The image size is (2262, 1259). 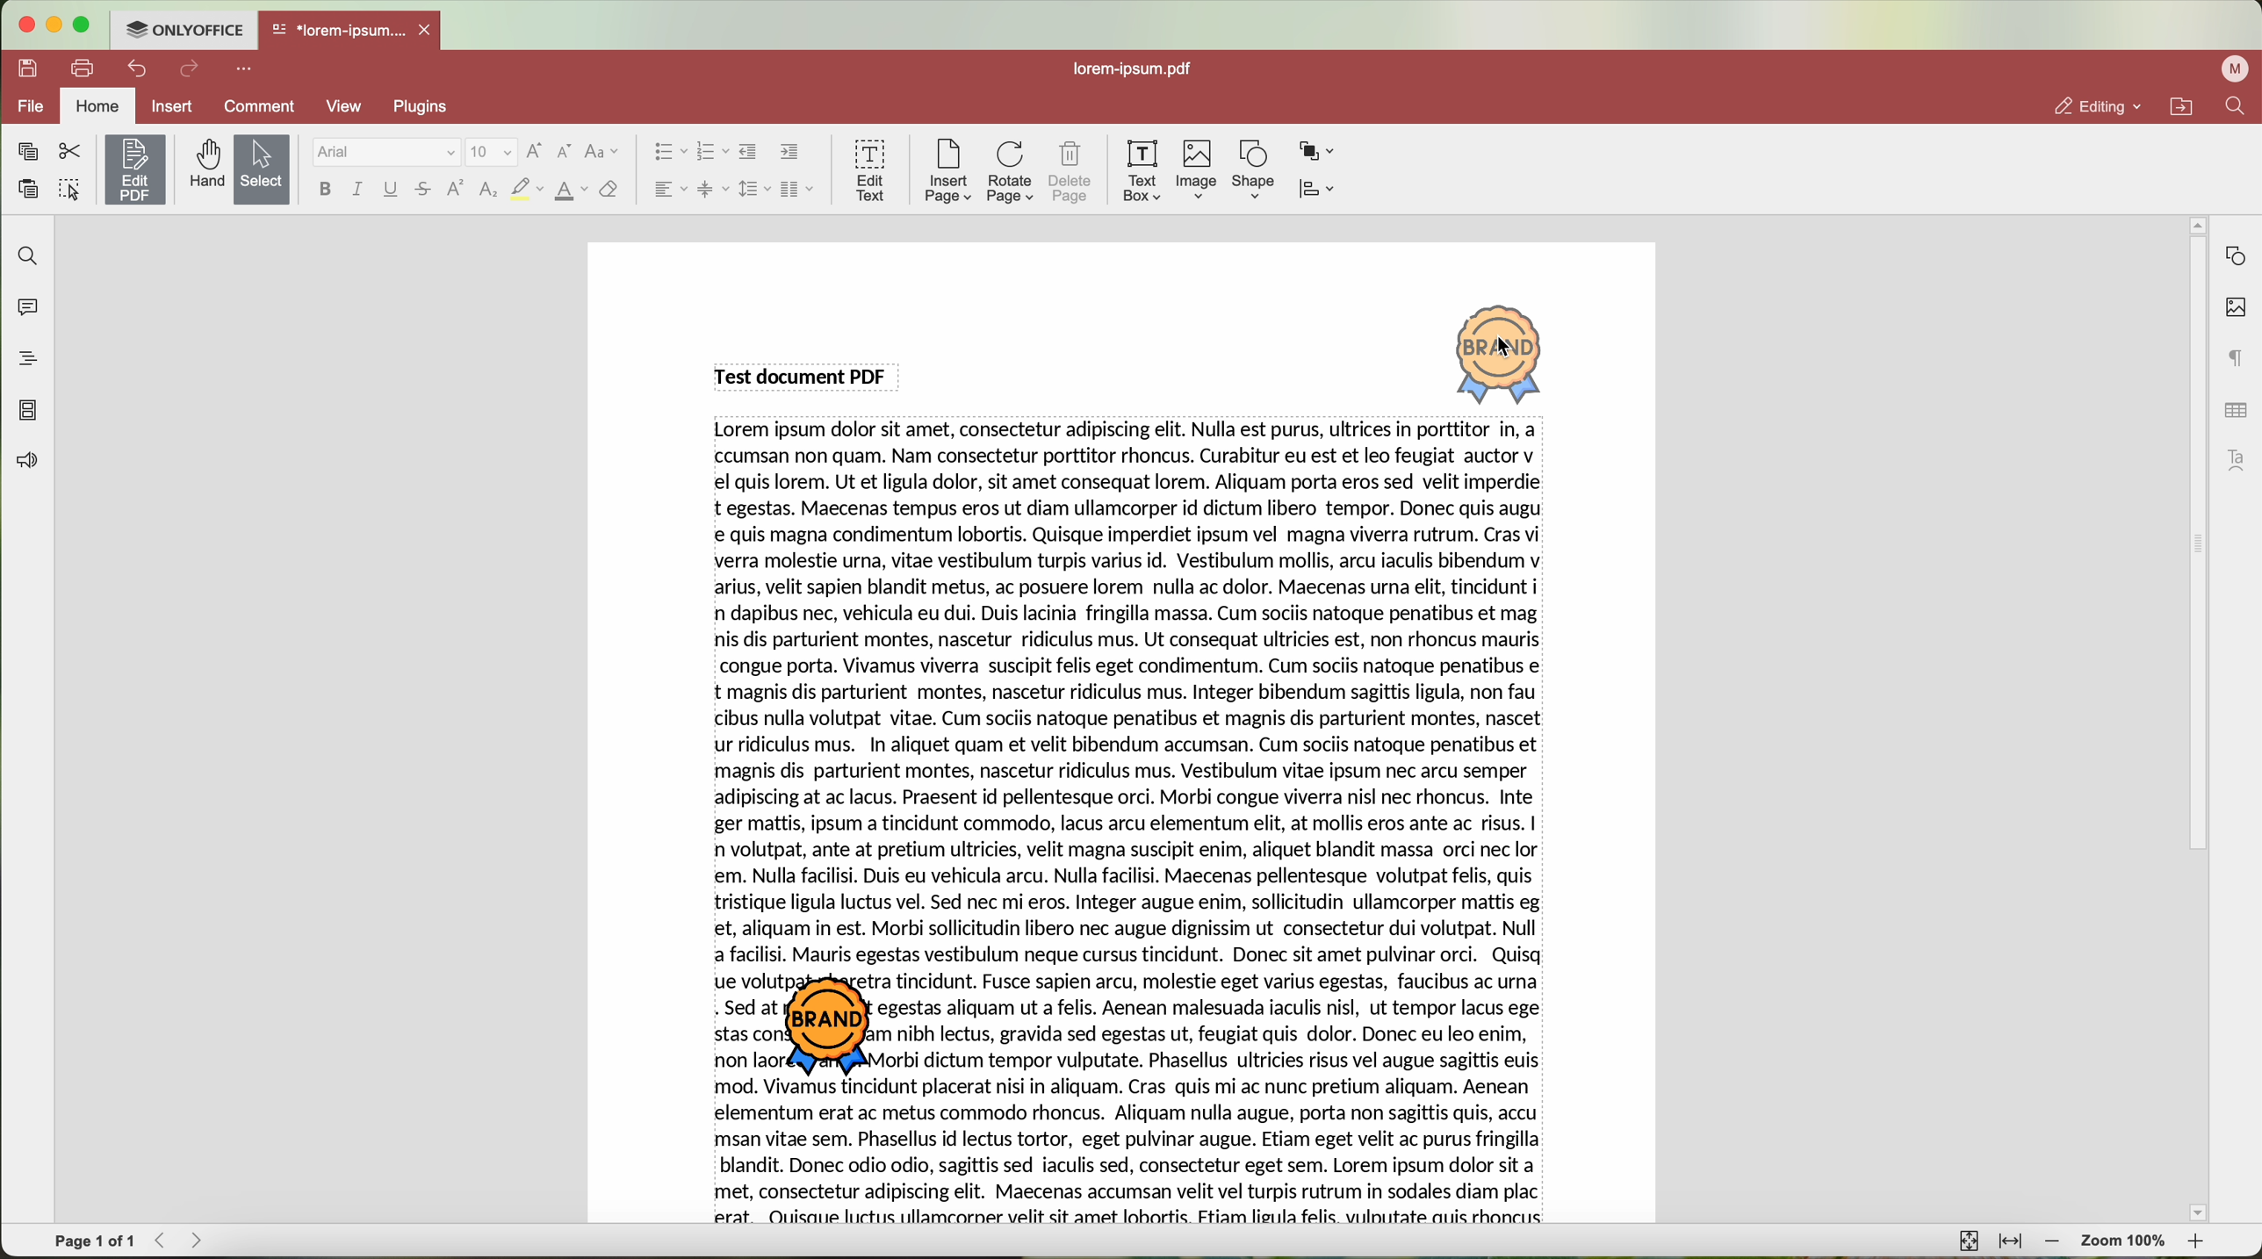 I want to click on open file location, so click(x=2186, y=107).